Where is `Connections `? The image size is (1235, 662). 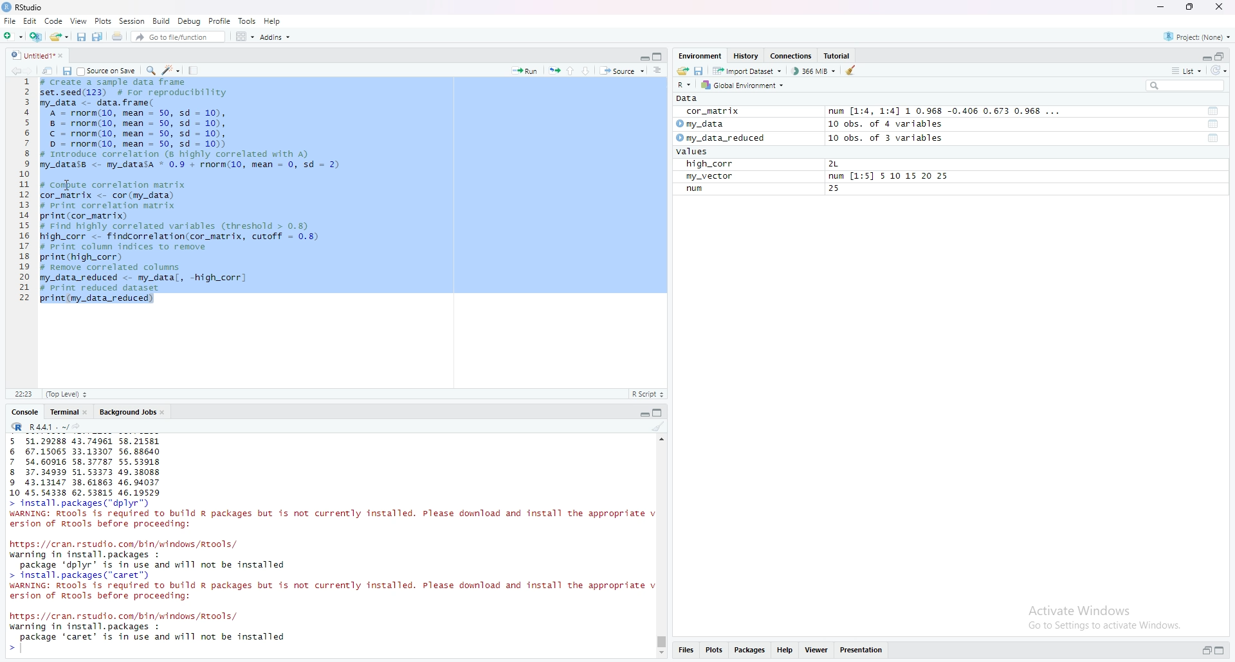
Connections  is located at coordinates (792, 55).